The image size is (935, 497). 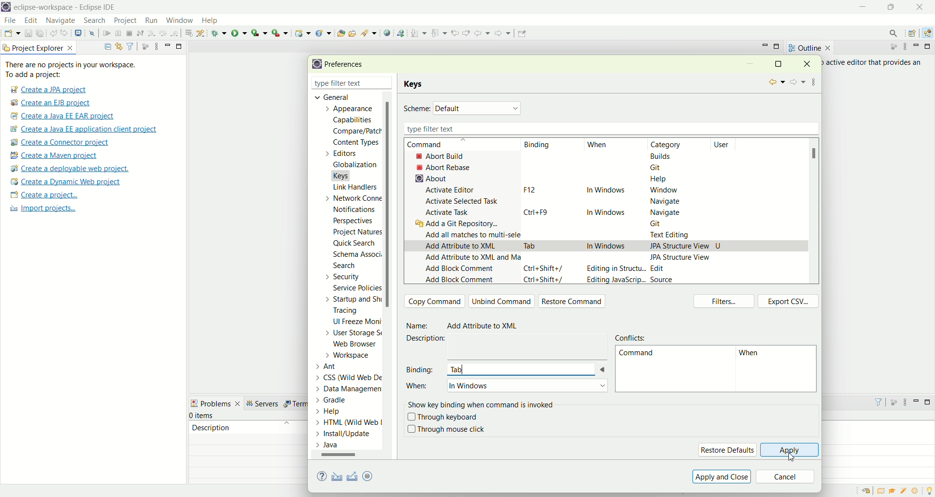 I want to click on keys, so click(x=347, y=174).